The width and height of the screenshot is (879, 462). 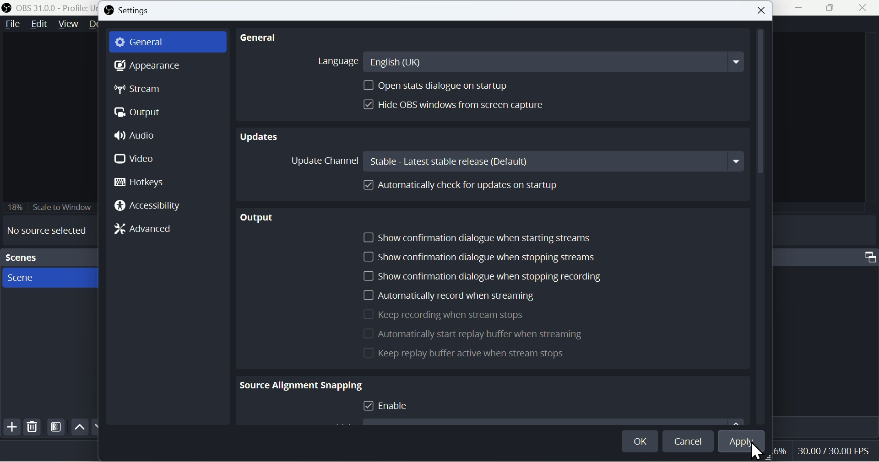 What do you see at coordinates (389, 407) in the screenshot?
I see `Enable` at bounding box center [389, 407].